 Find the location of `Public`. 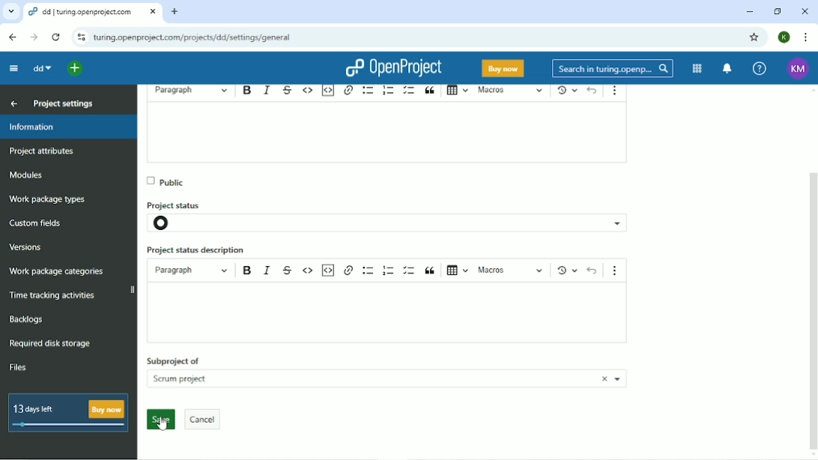

Public is located at coordinates (166, 179).